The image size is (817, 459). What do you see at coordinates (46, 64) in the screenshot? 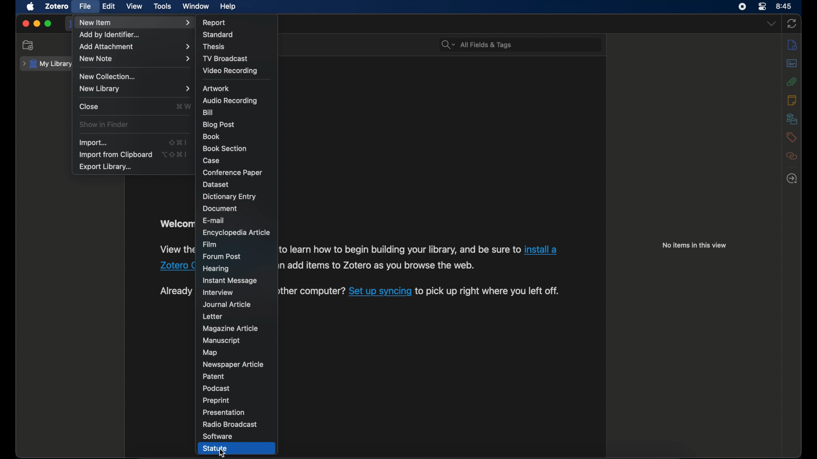
I see `my library` at bounding box center [46, 64].